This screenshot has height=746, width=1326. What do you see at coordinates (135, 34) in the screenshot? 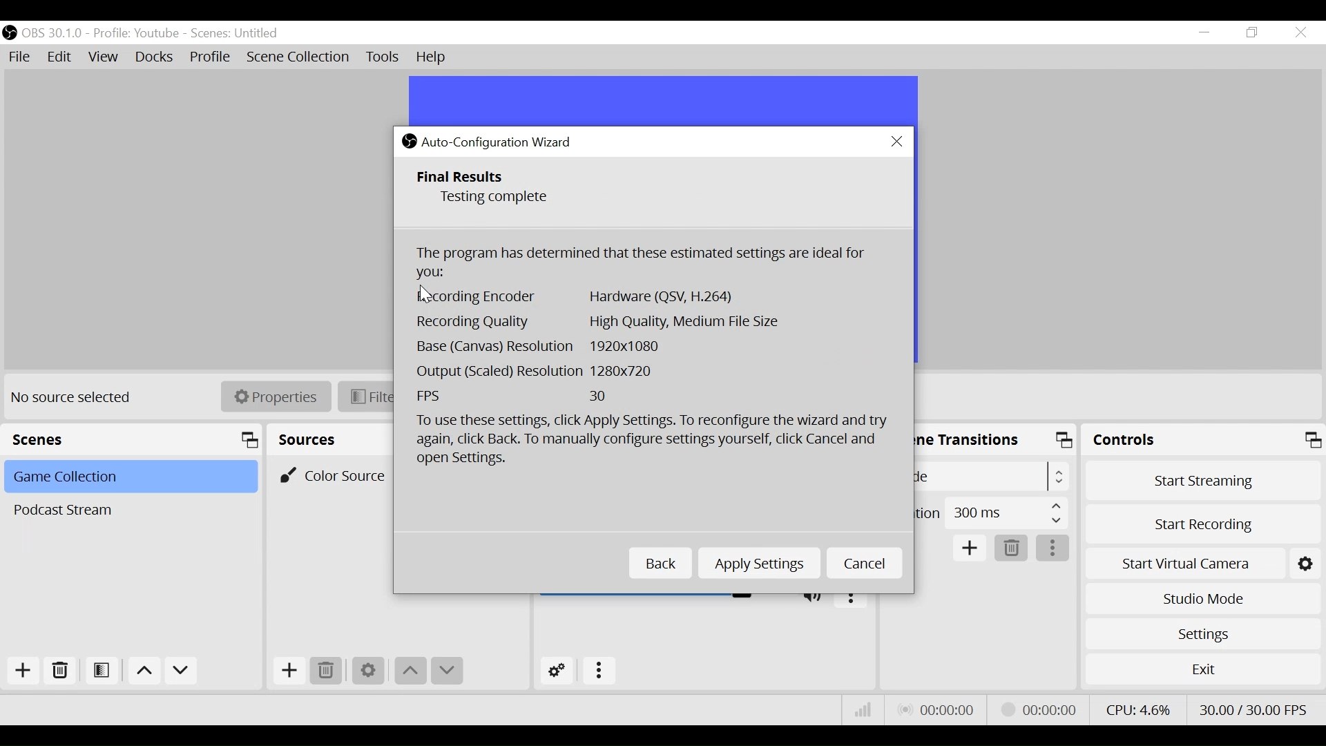
I see `profile` at bounding box center [135, 34].